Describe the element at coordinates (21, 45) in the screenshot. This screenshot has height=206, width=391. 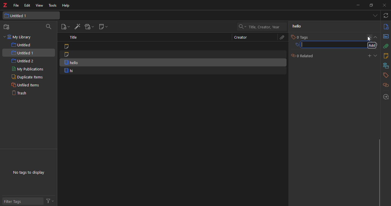
I see `untitled` at that location.